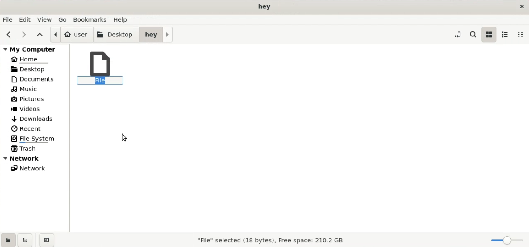 This screenshot has width=529, height=247. What do you see at coordinates (63, 19) in the screenshot?
I see `go` at bounding box center [63, 19].